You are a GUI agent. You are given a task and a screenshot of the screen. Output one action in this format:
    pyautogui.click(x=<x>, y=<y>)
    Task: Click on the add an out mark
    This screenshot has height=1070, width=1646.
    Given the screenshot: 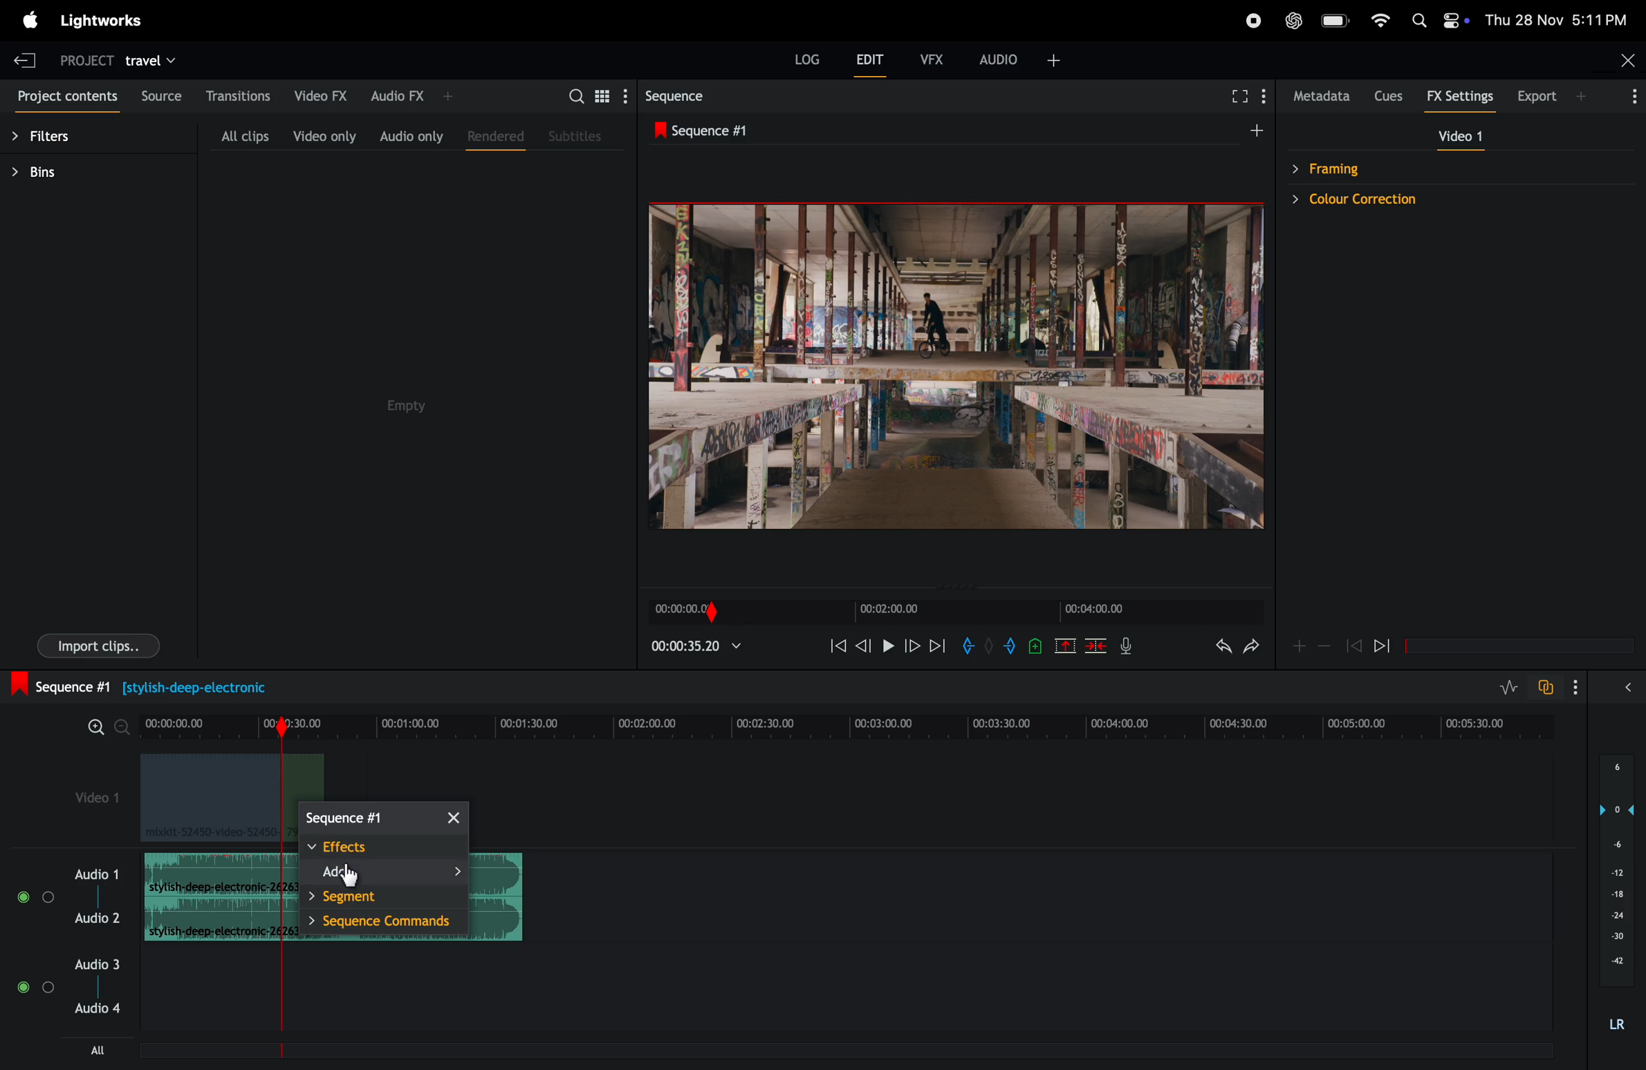 What is the action you would take?
    pyautogui.click(x=1006, y=648)
    